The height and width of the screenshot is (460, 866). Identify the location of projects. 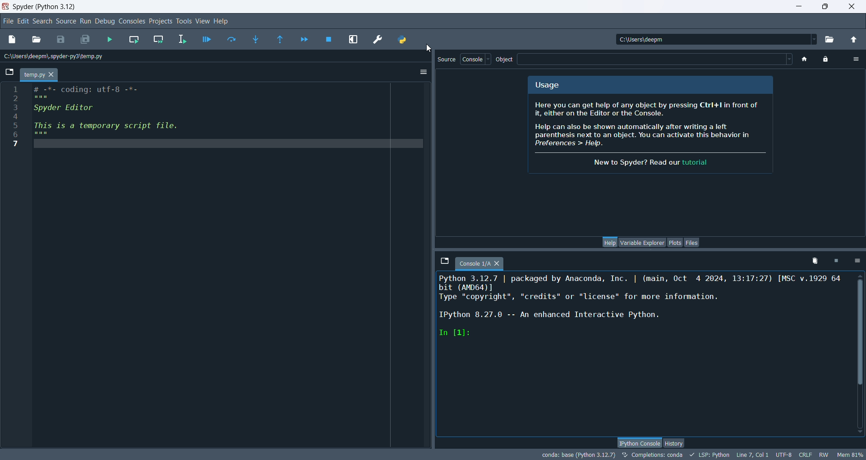
(161, 23).